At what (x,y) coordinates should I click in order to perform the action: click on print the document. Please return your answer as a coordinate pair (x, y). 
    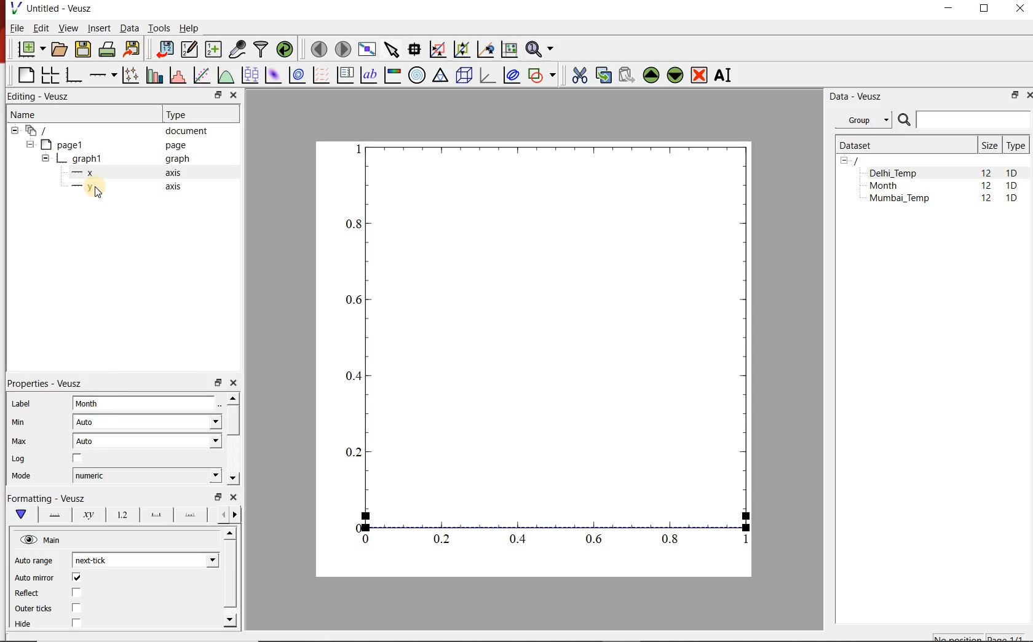
    Looking at the image, I should click on (107, 50).